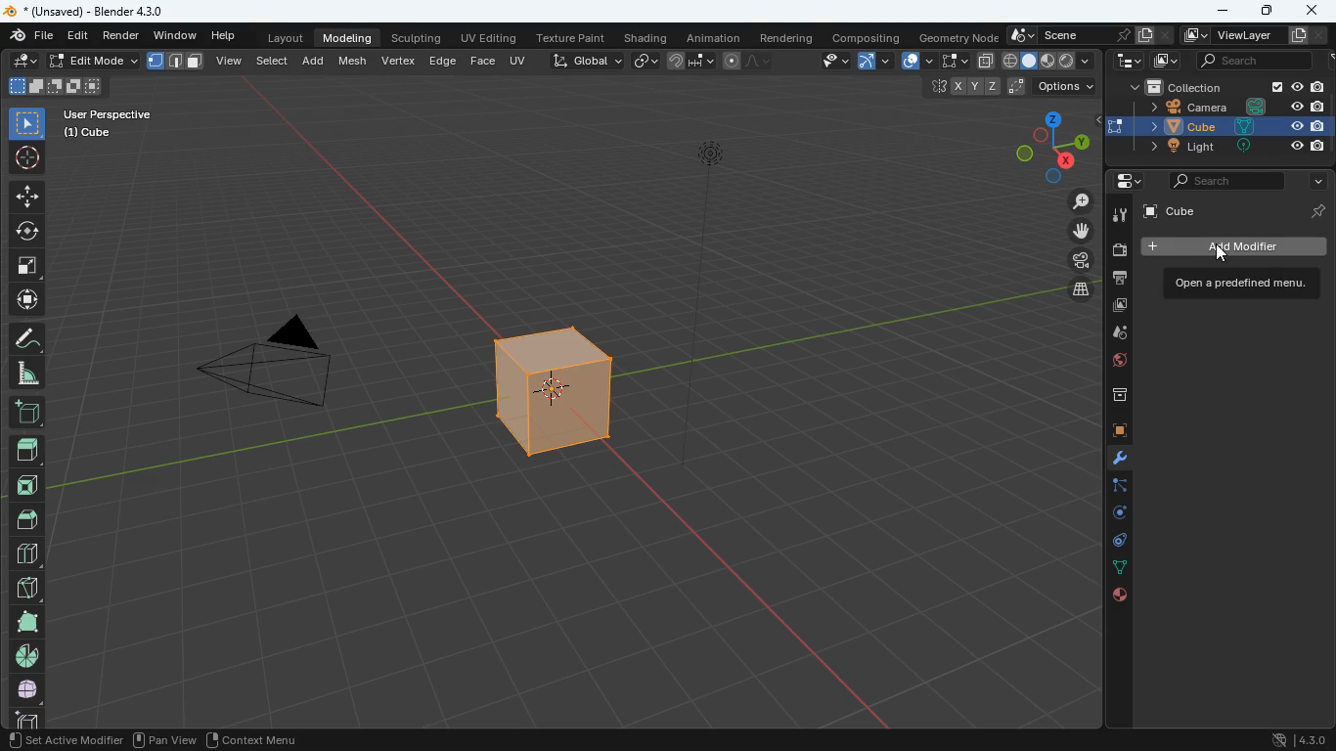 The image size is (1336, 751). Describe the element at coordinates (1317, 182) in the screenshot. I see `more` at that location.